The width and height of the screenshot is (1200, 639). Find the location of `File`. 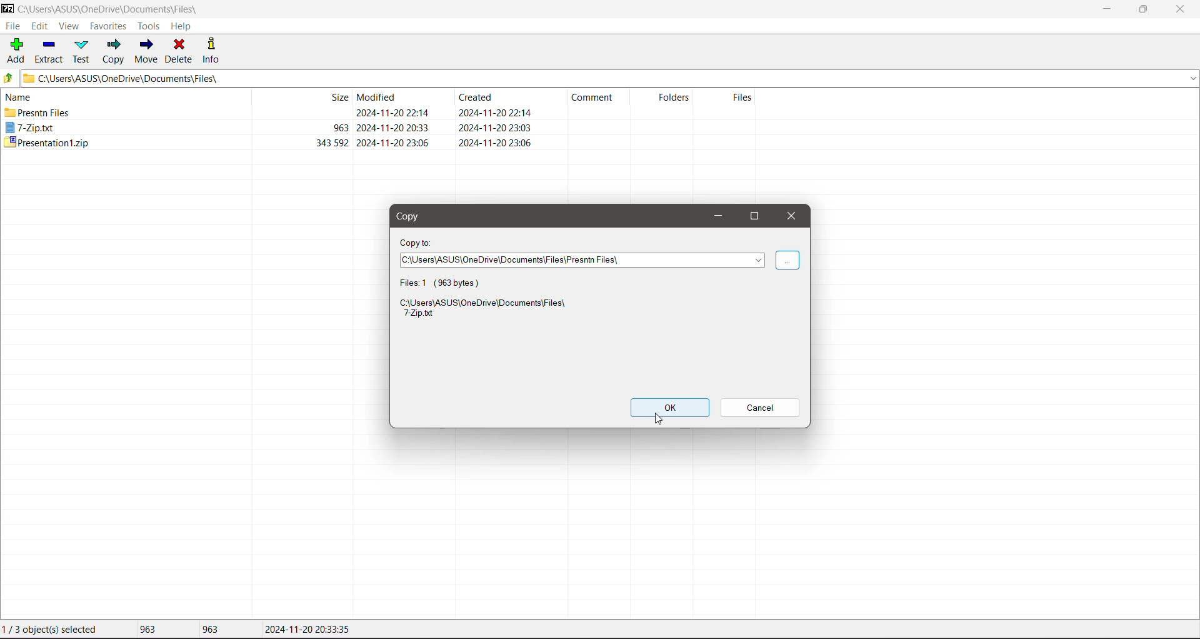

File is located at coordinates (12, 26).